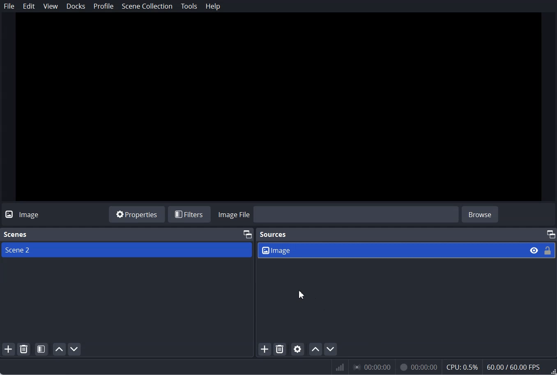  What do you see at coordinates (550, 234) in the screenshot?
I see `Maximum` at bounding box center [550, 234].